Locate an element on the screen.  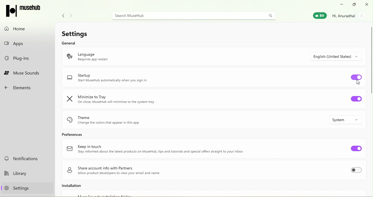
close is located at coordinates (367, 4).